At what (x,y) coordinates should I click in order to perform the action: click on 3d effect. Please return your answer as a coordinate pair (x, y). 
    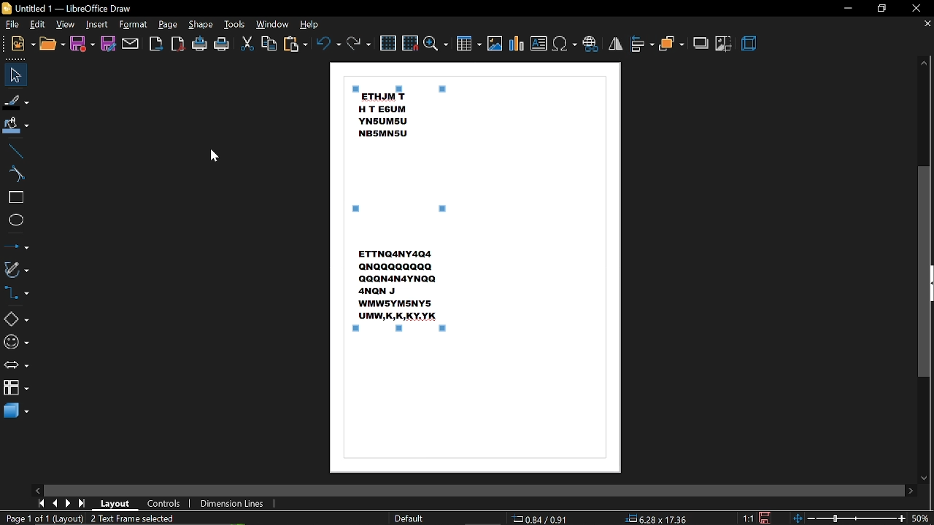
    Looking at the image, I should click on (751, 44).